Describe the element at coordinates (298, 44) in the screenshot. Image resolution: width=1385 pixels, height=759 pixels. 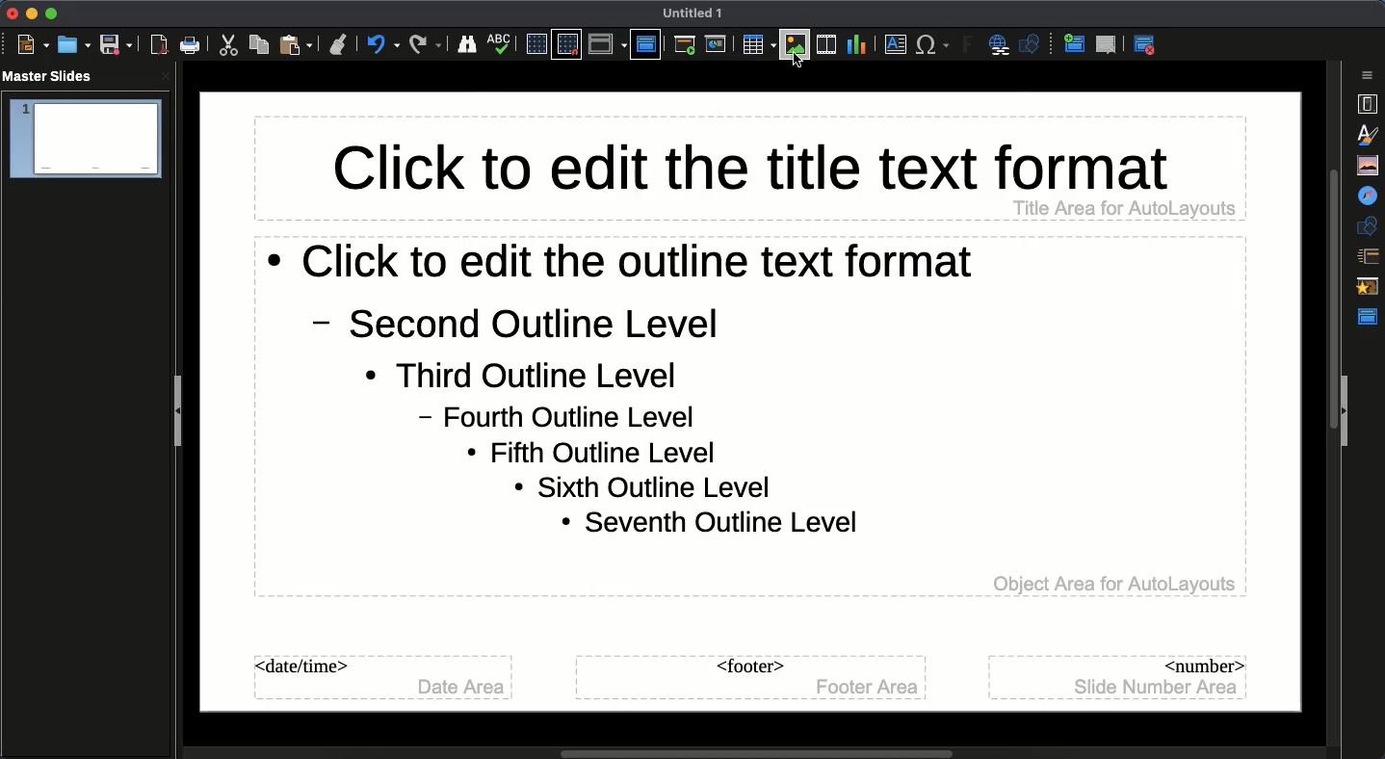
I see `Paste` at that location.